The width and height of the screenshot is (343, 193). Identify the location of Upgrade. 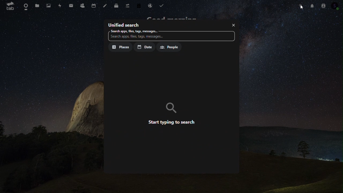
(127, 4).